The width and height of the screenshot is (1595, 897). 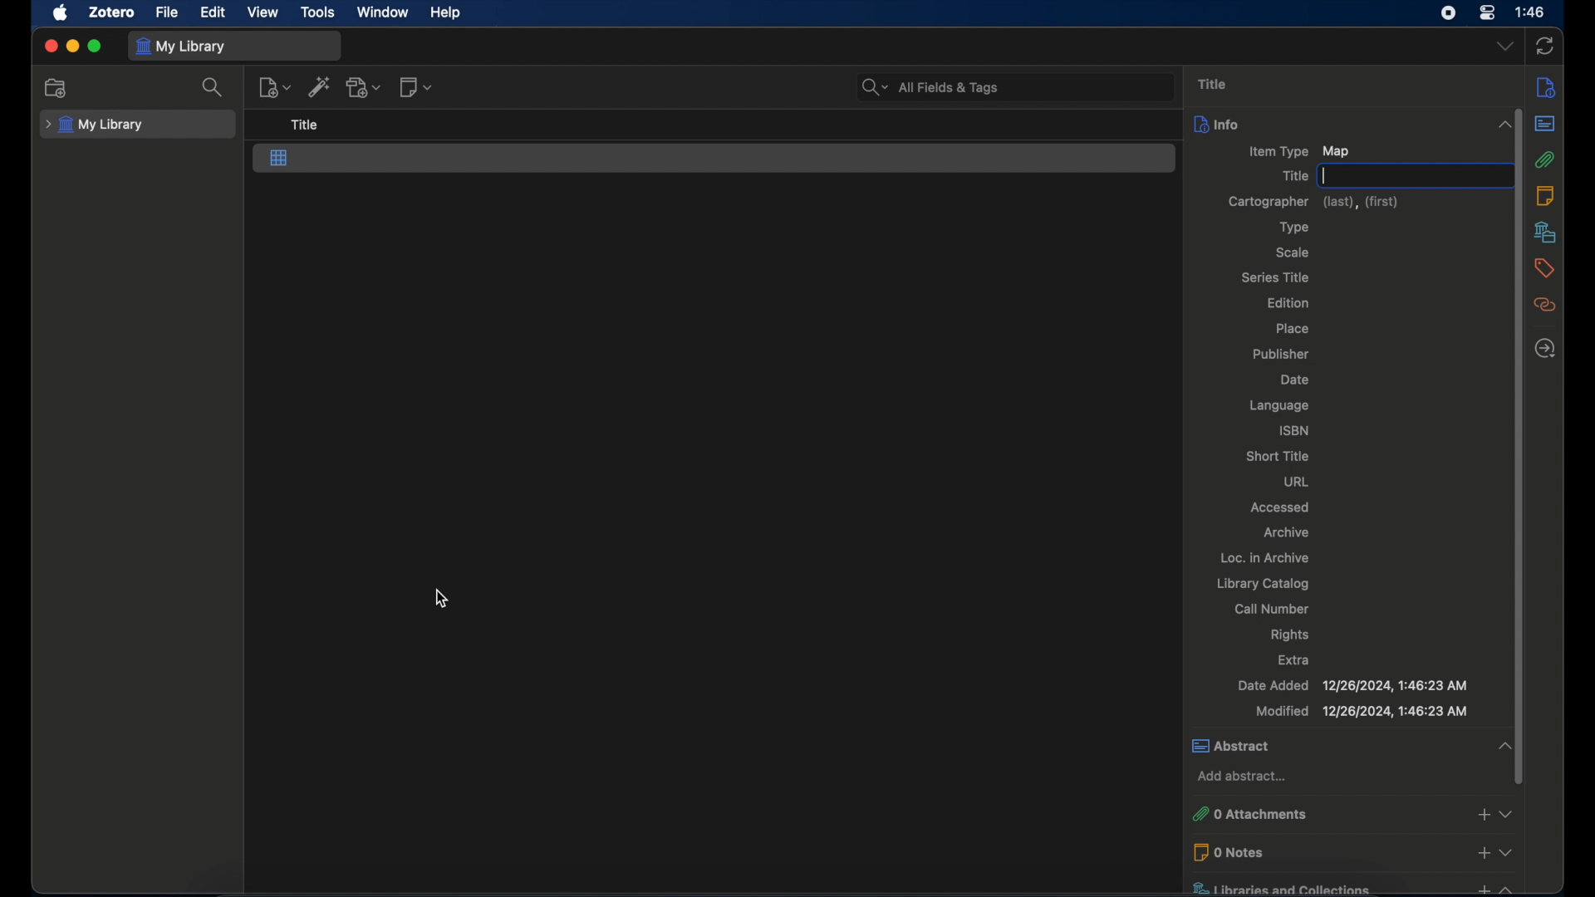 I want to click on cursor, so click(x=440, y=599).